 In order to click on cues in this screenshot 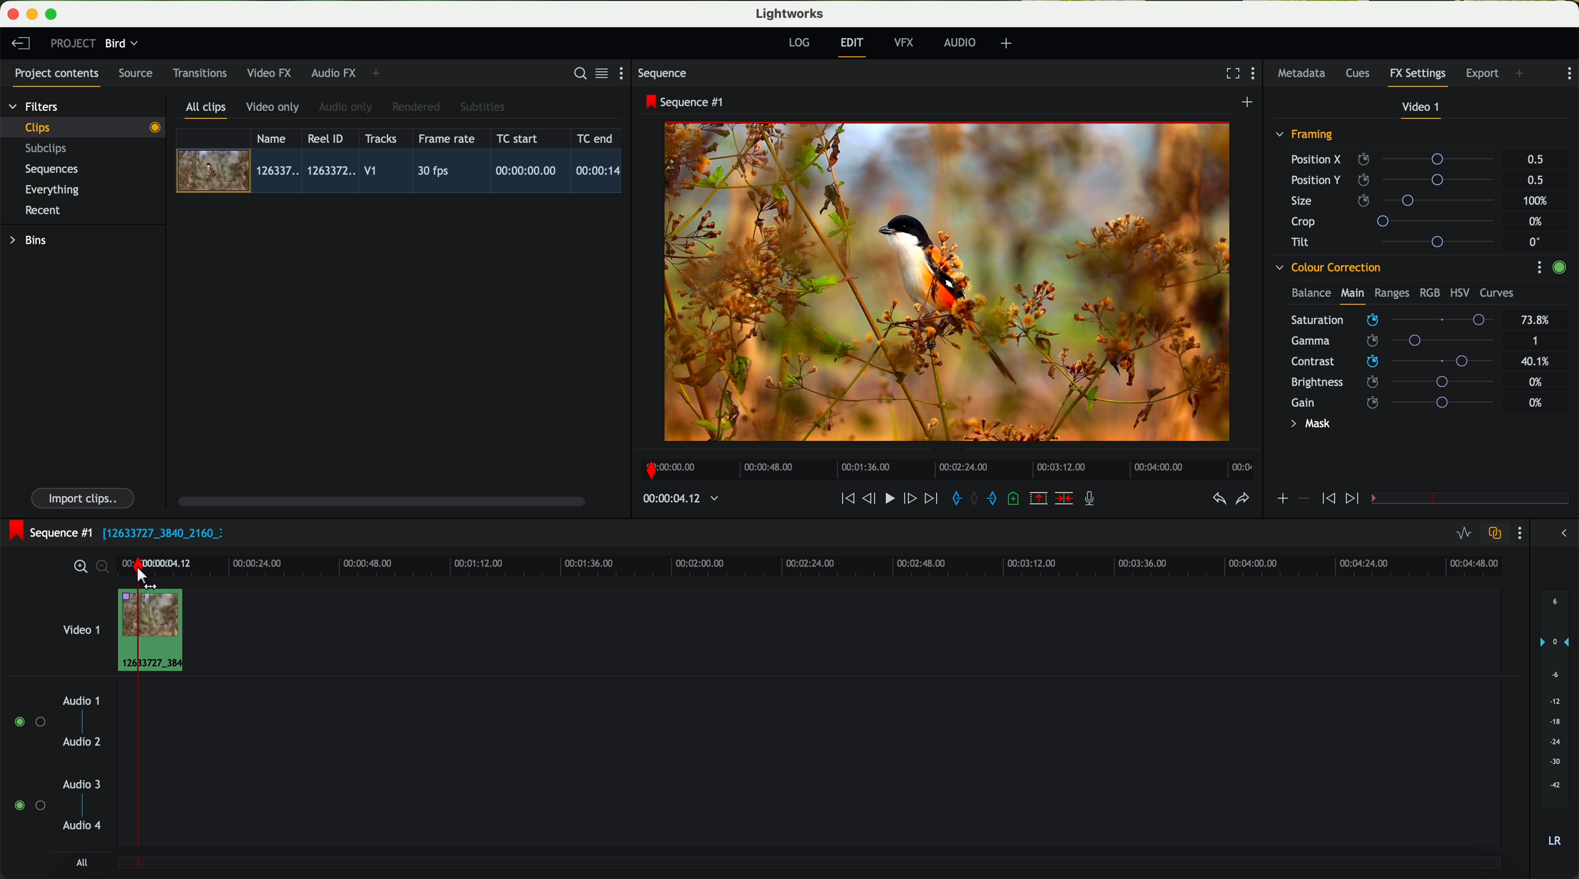, I will do `click(1361, 74)`.